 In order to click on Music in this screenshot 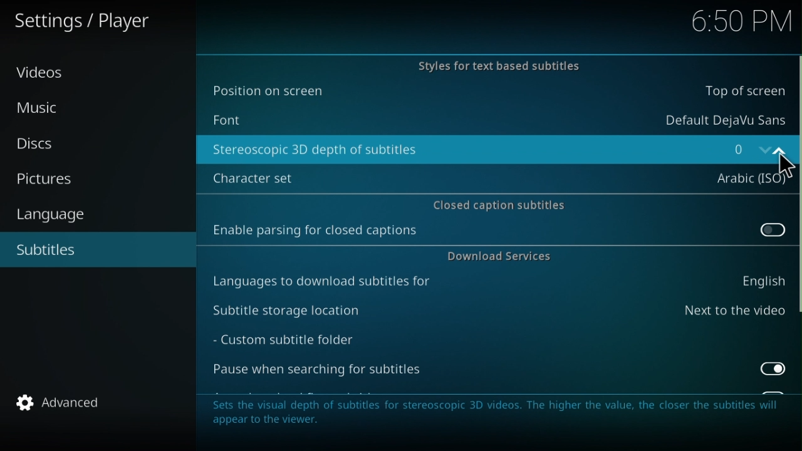, I will do `click(49, 108)`.